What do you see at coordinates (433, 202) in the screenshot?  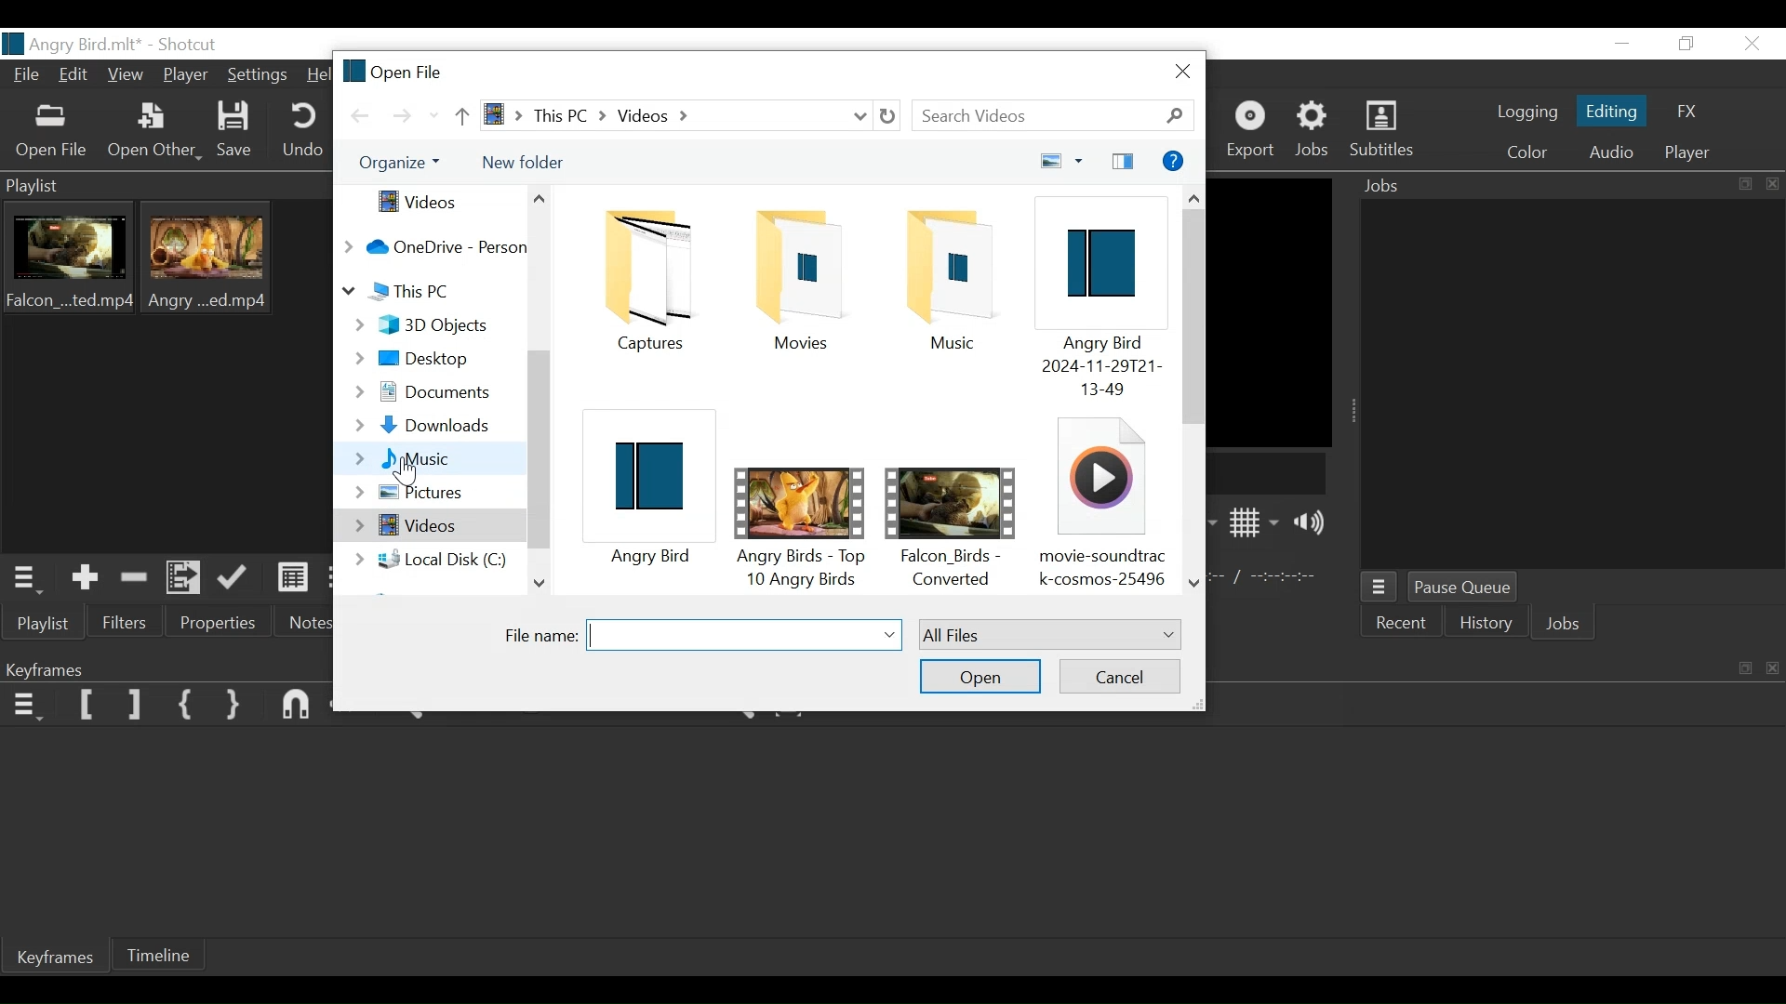 I see `Videos` at bounding box center [433, 202].